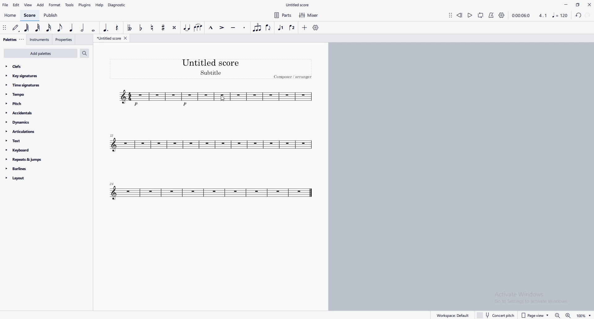 This screenshot has width=594, height=319. I want to click on view, so click(28, 5).